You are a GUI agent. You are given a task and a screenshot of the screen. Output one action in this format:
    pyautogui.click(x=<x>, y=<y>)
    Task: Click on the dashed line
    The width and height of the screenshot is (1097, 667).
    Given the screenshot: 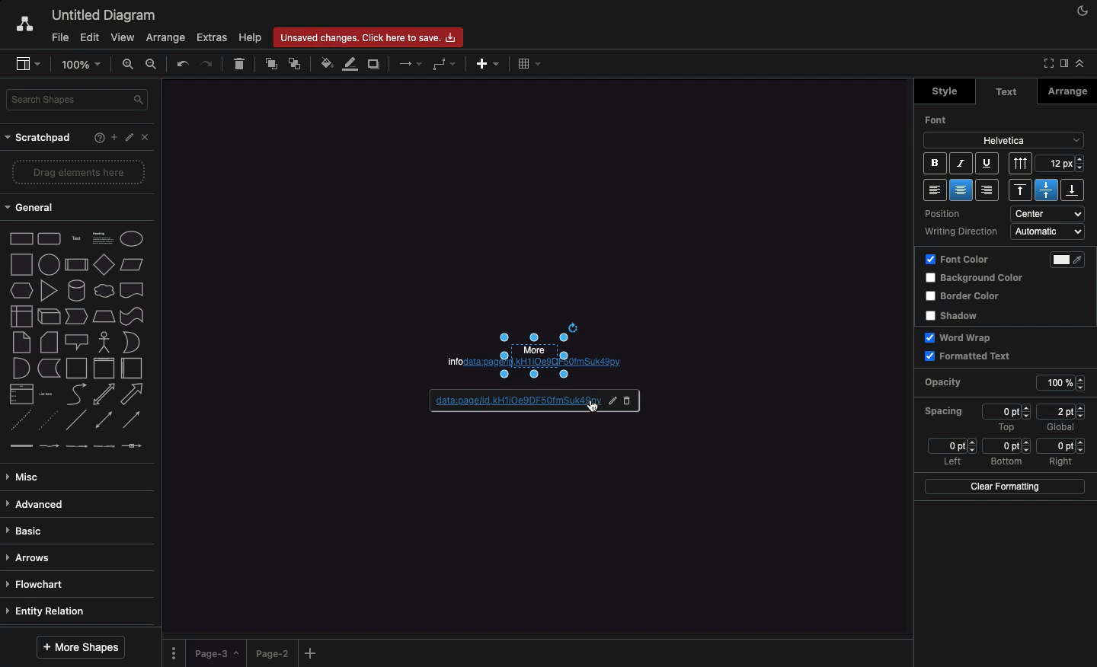 What is the action you would take?
    pyautogui.click(x=20, y=420)
    